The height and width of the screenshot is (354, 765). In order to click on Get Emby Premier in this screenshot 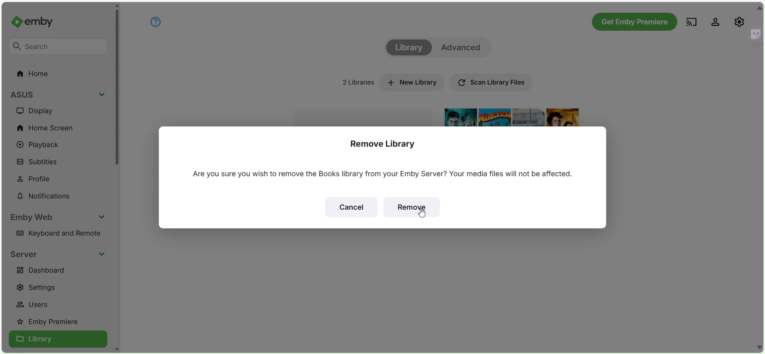, I will do `click(634, 22)`.